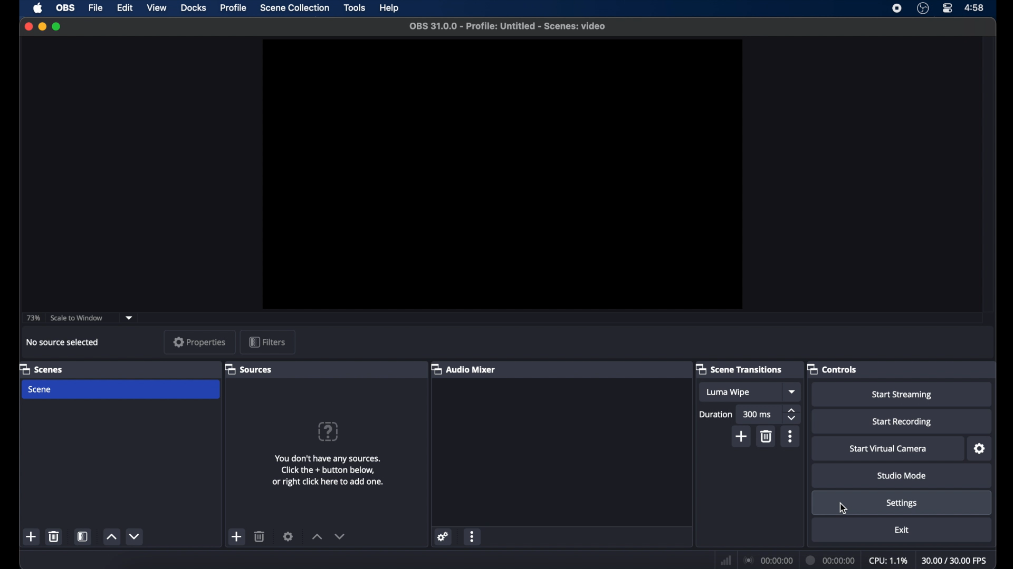 This screenshot has width=1013, height=569. I want to click on close, so click(28, 25).